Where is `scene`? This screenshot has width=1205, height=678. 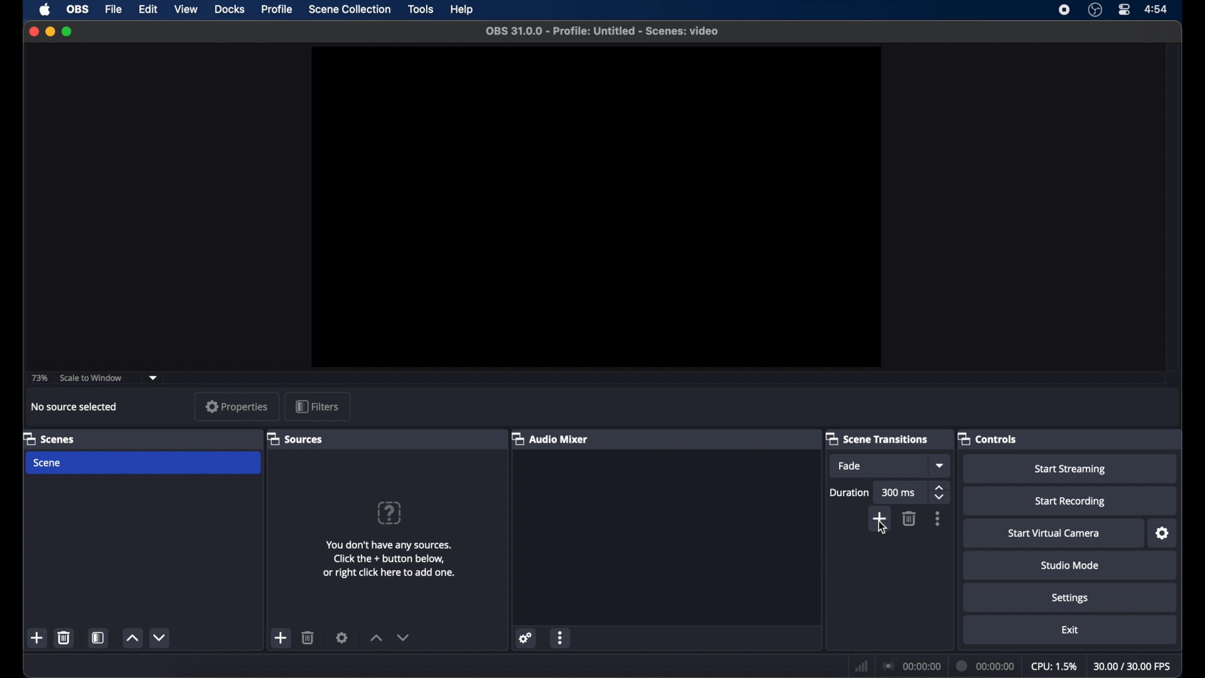 scene is located at coordinates (48, 464).